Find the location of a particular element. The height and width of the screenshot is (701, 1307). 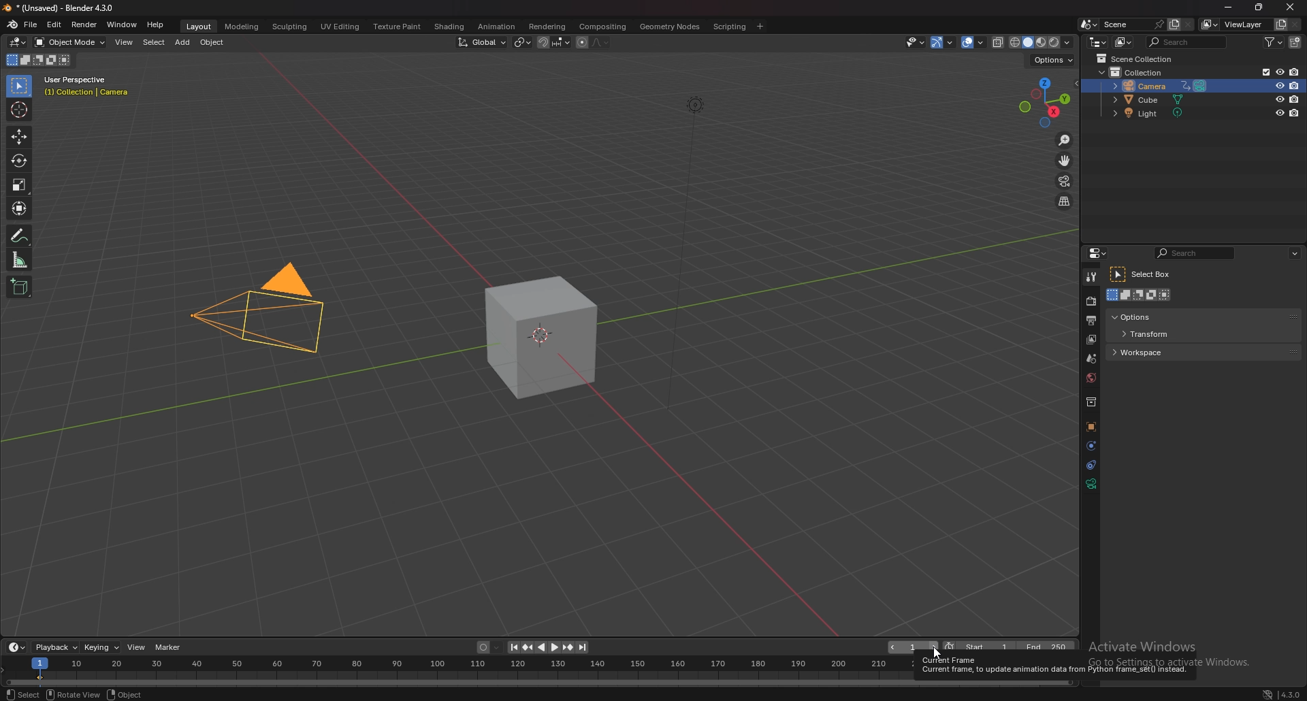

disable in renders is located at coordinates (1293, 114).